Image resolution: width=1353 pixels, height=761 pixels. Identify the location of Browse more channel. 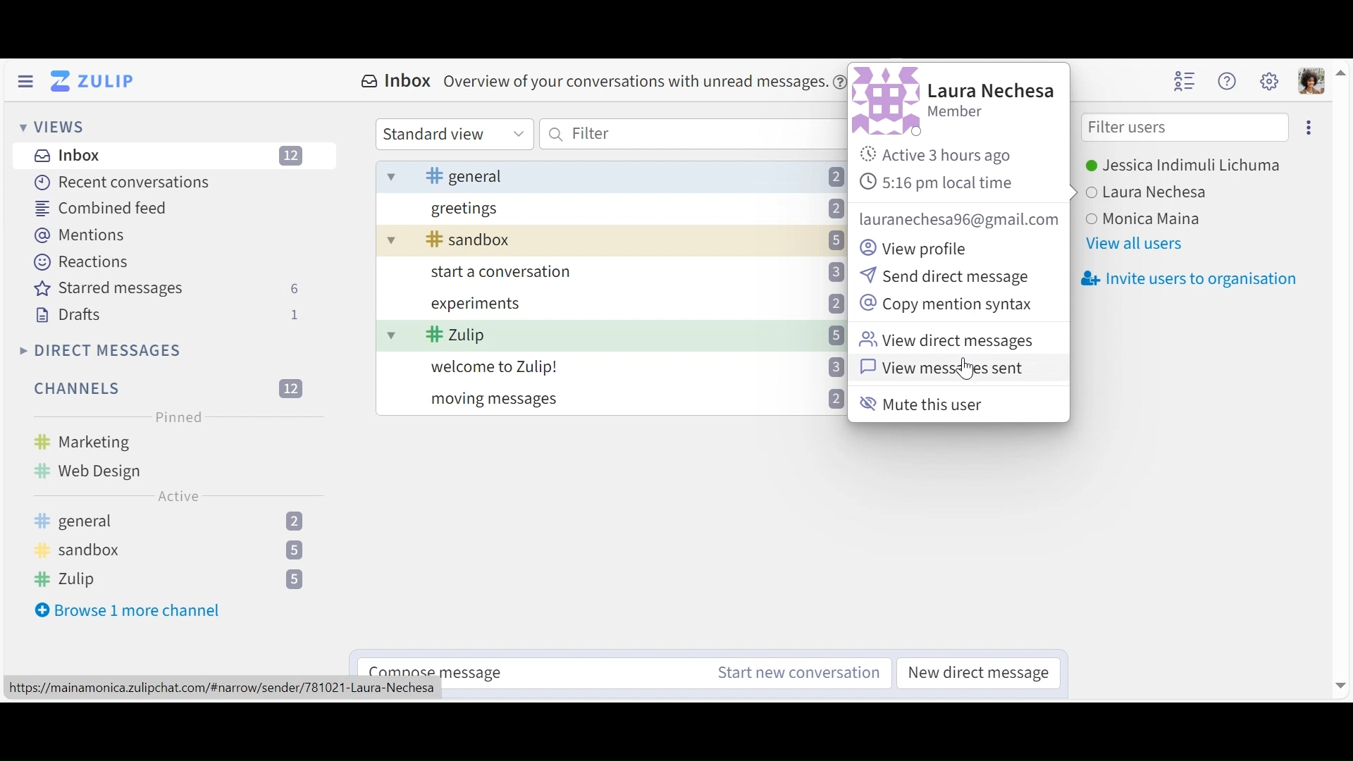
(129, 610).